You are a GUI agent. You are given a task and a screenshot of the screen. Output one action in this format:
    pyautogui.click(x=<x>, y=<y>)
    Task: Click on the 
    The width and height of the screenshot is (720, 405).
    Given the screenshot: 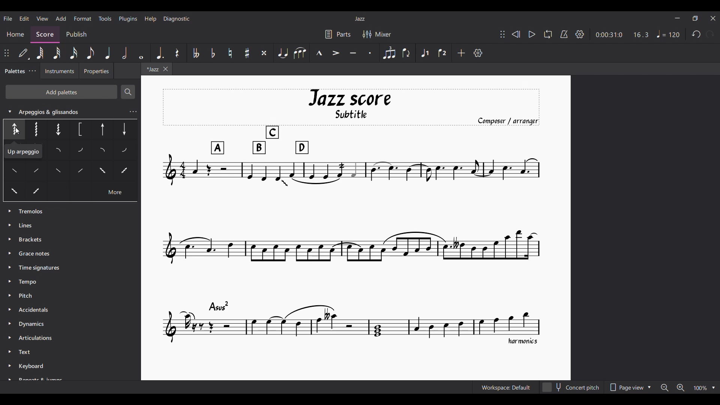 What is the action you would take?
    pyautogui.click(x=36, y=172)
    